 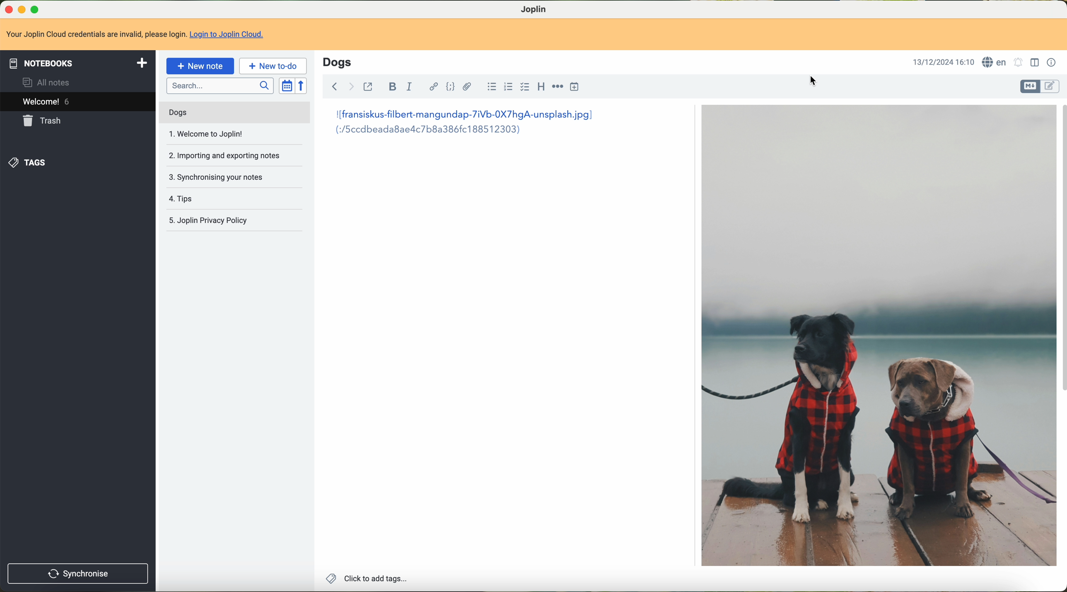 I want to click on numbered list, so click(x=509, y=87).